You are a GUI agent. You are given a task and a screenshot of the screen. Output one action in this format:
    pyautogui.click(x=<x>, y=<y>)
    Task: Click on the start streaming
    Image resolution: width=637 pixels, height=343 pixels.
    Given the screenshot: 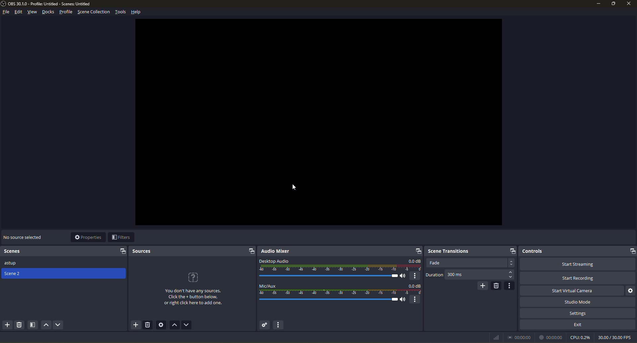 What is the action you would take?
    pyautogui.click(x=579, y=264)
    